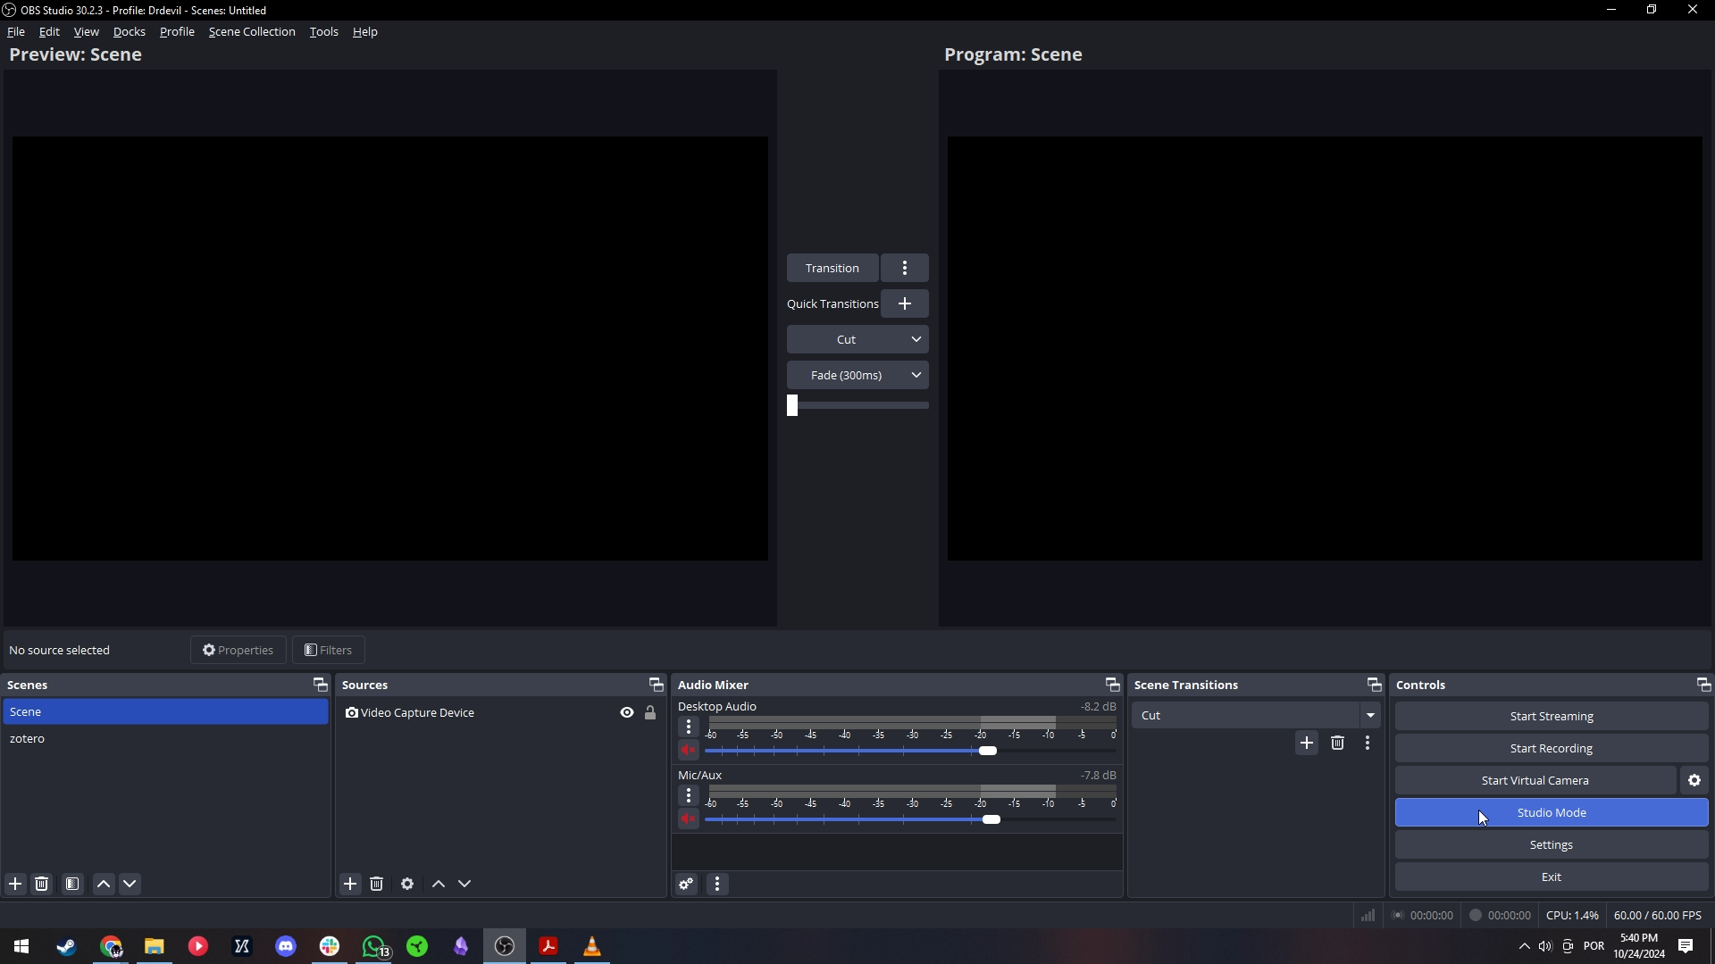  Describe the element at coordinates (459, 945) in the screenshot. I see `Diamond` at that location.